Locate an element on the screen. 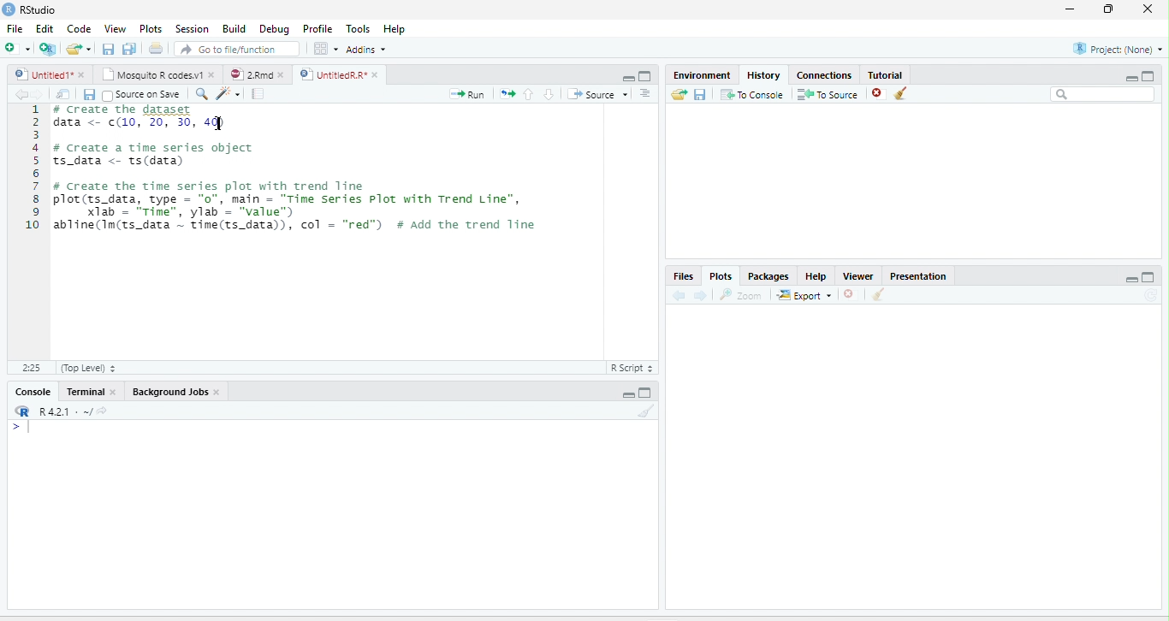  To Console is located at coordinates (751, 94).